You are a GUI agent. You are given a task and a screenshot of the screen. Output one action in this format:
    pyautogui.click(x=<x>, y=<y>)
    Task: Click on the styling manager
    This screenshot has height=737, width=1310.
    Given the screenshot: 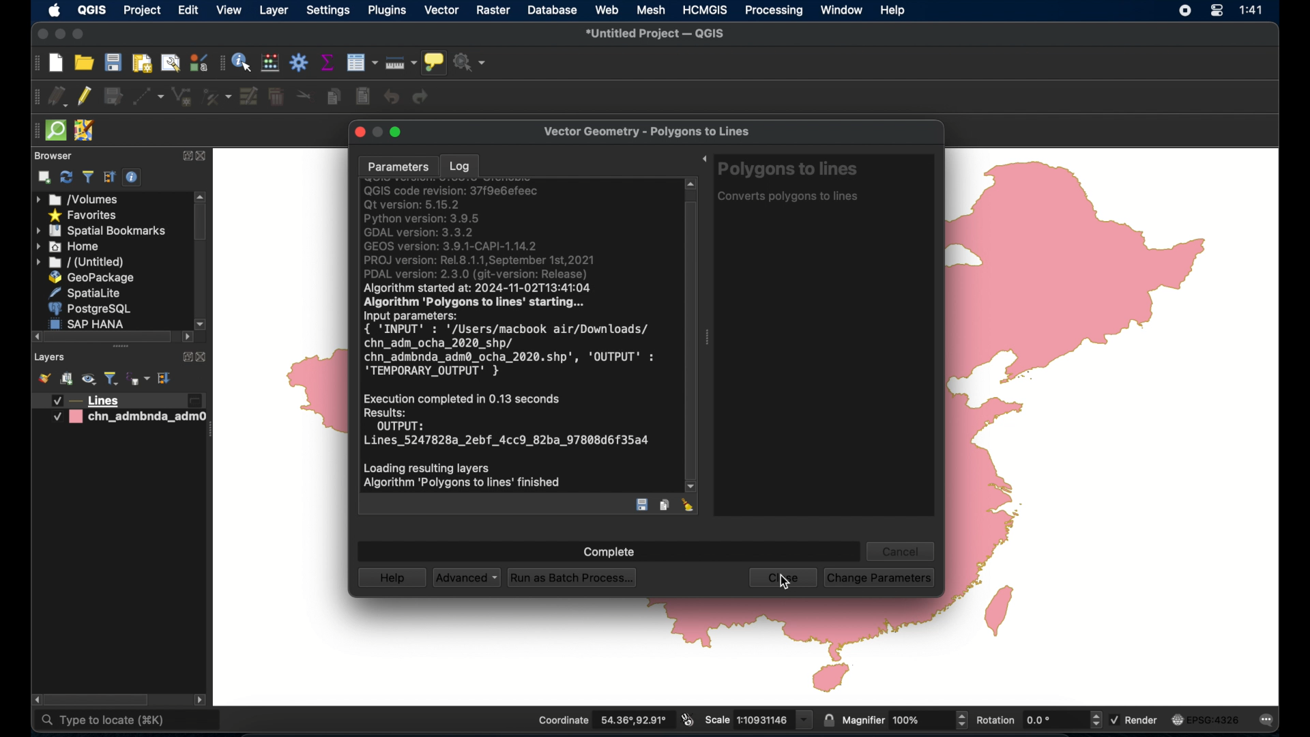 What is the action you would take?
    pyautogui.click(x=199, y=62)
    